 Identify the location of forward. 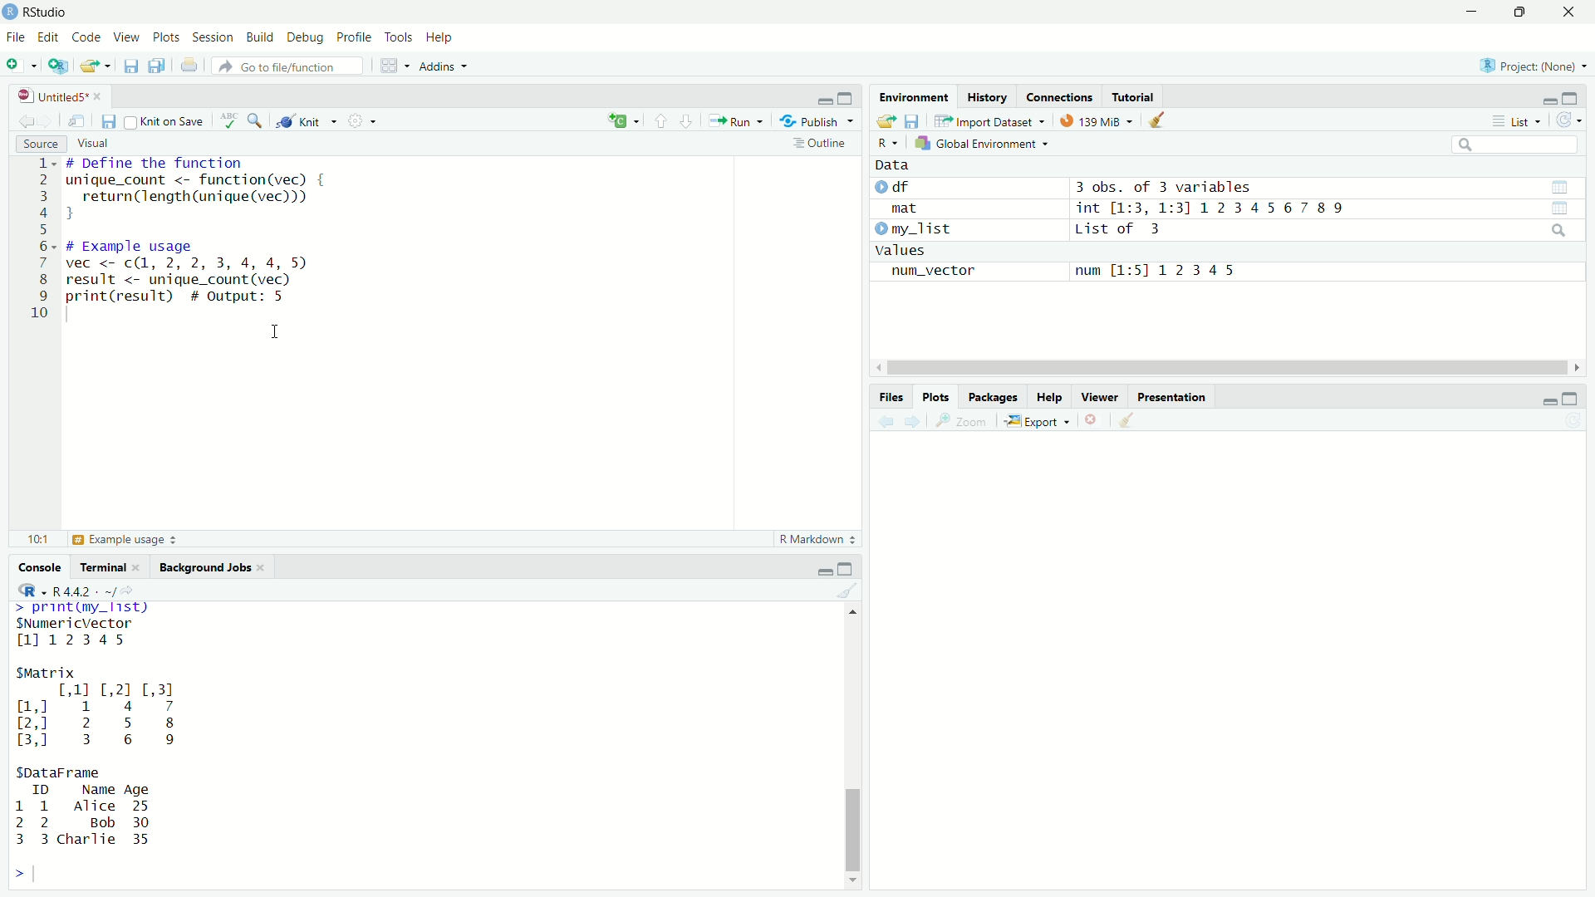
(918, 422).